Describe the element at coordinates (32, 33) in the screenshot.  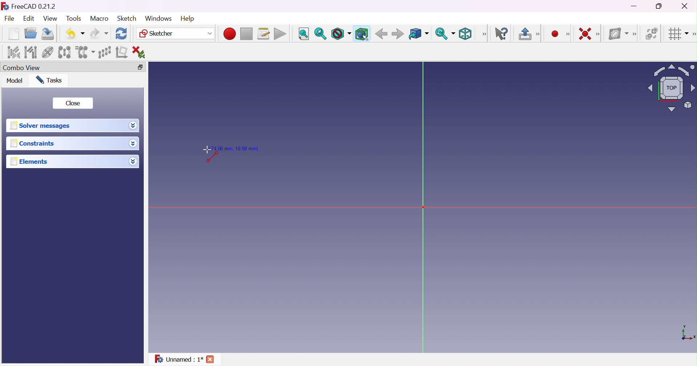
I see `Open` at that location.